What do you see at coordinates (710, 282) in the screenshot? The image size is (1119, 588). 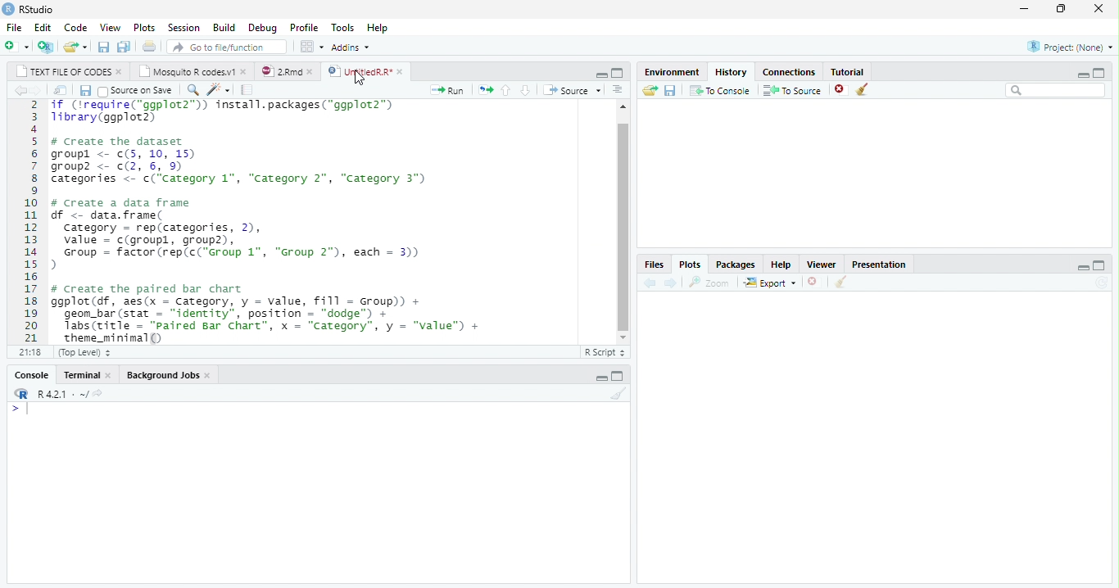 I see `zoom` at bounding box center [710, 282].